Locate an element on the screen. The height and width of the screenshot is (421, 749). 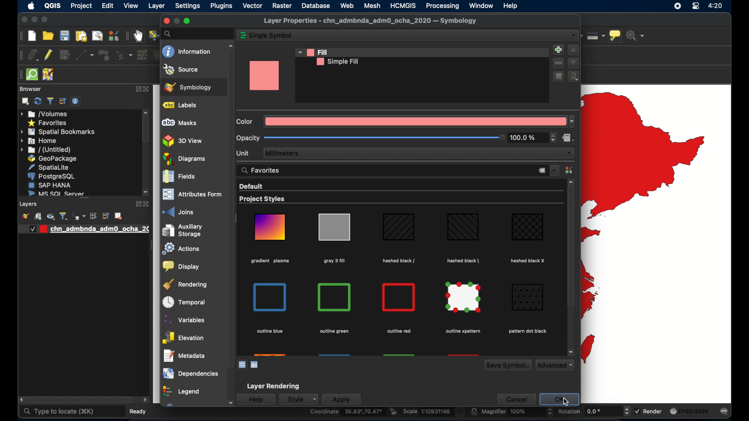
scroll up arrow is located at coordinates (571, 181).